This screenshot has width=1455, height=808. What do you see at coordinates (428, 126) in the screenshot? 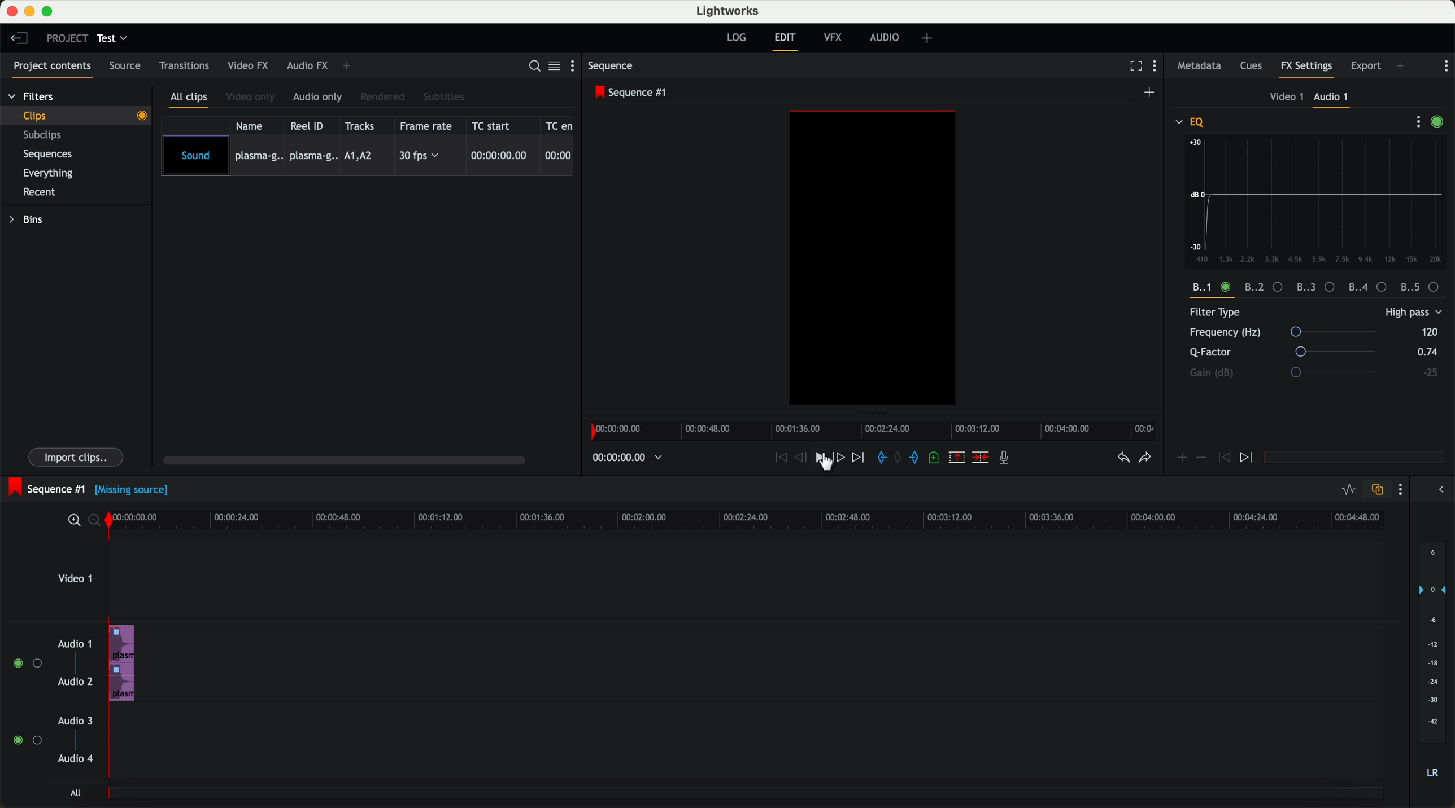
I see `frame rate` at bounding box center [428, 126].